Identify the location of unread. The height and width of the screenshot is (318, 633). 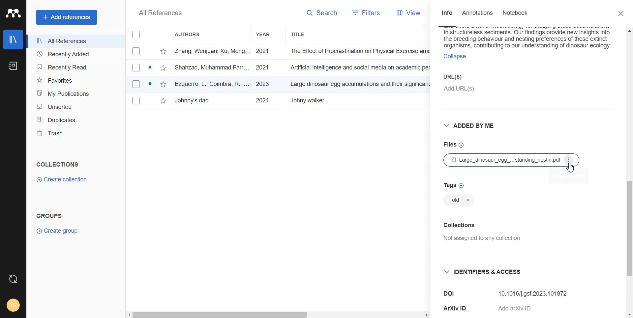
(149, 83).